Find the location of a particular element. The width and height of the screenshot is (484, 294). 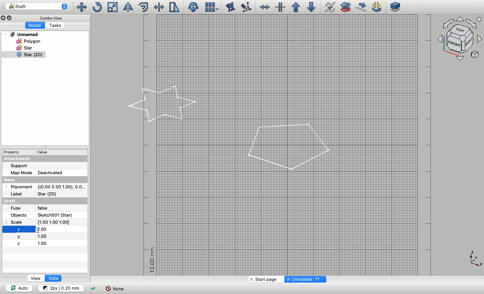

Star clone is located at coordinates (23, 55).